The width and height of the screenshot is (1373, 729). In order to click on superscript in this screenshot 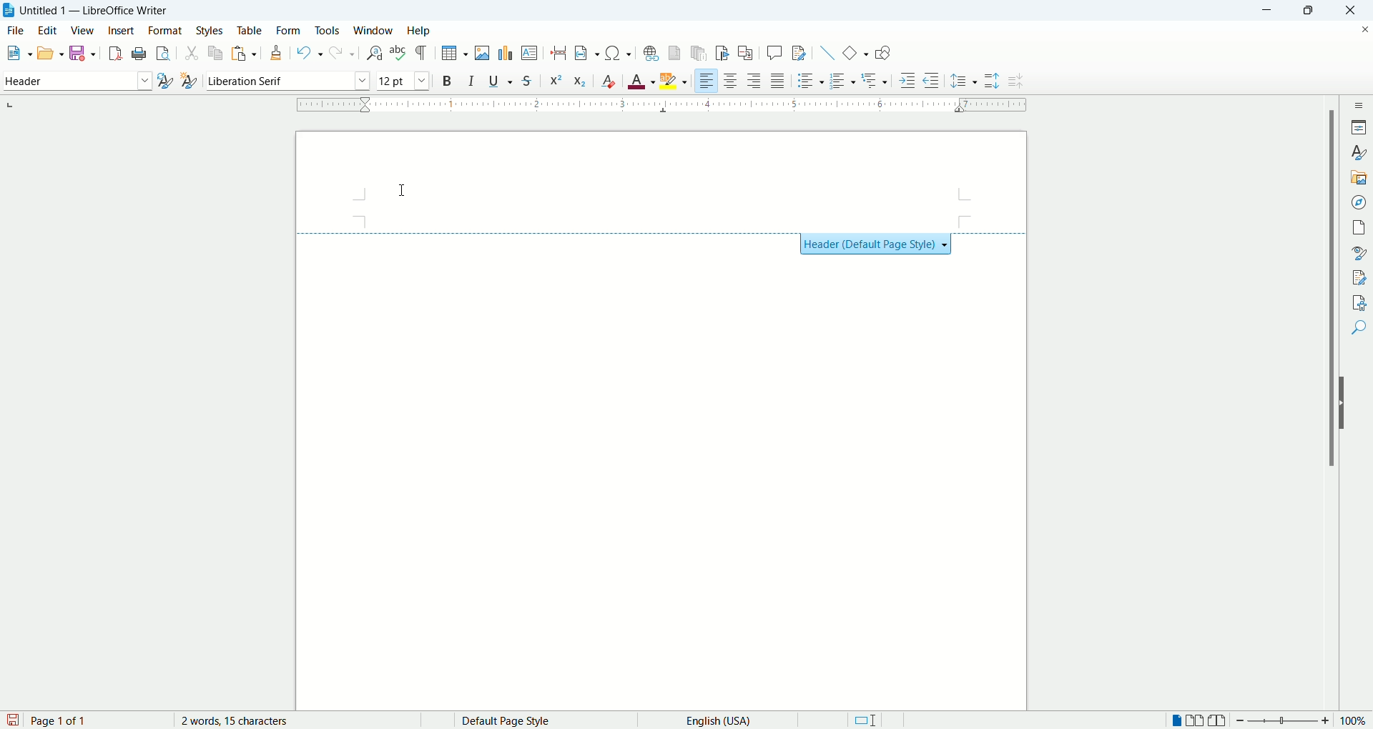, I will do `click(556, 81)`.